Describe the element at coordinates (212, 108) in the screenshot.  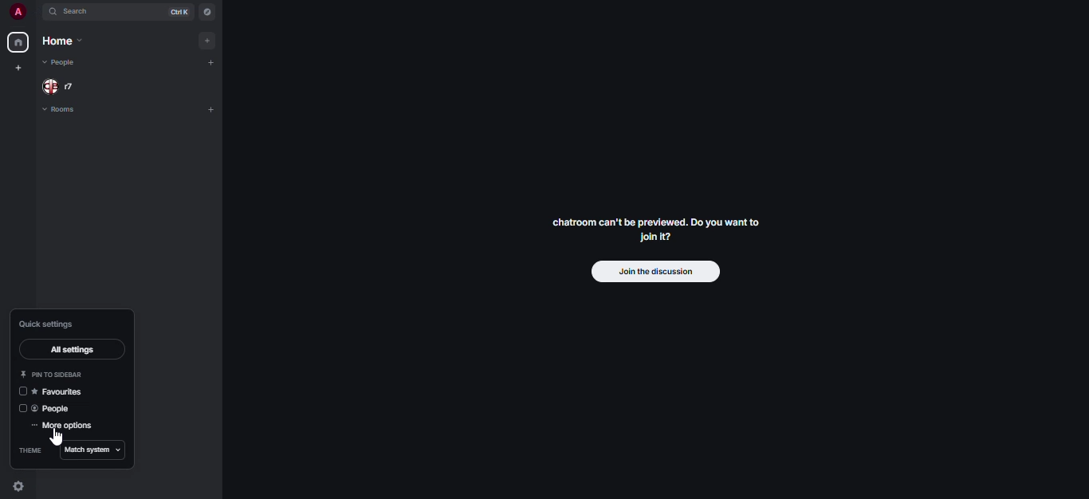
I see `add` at that location.